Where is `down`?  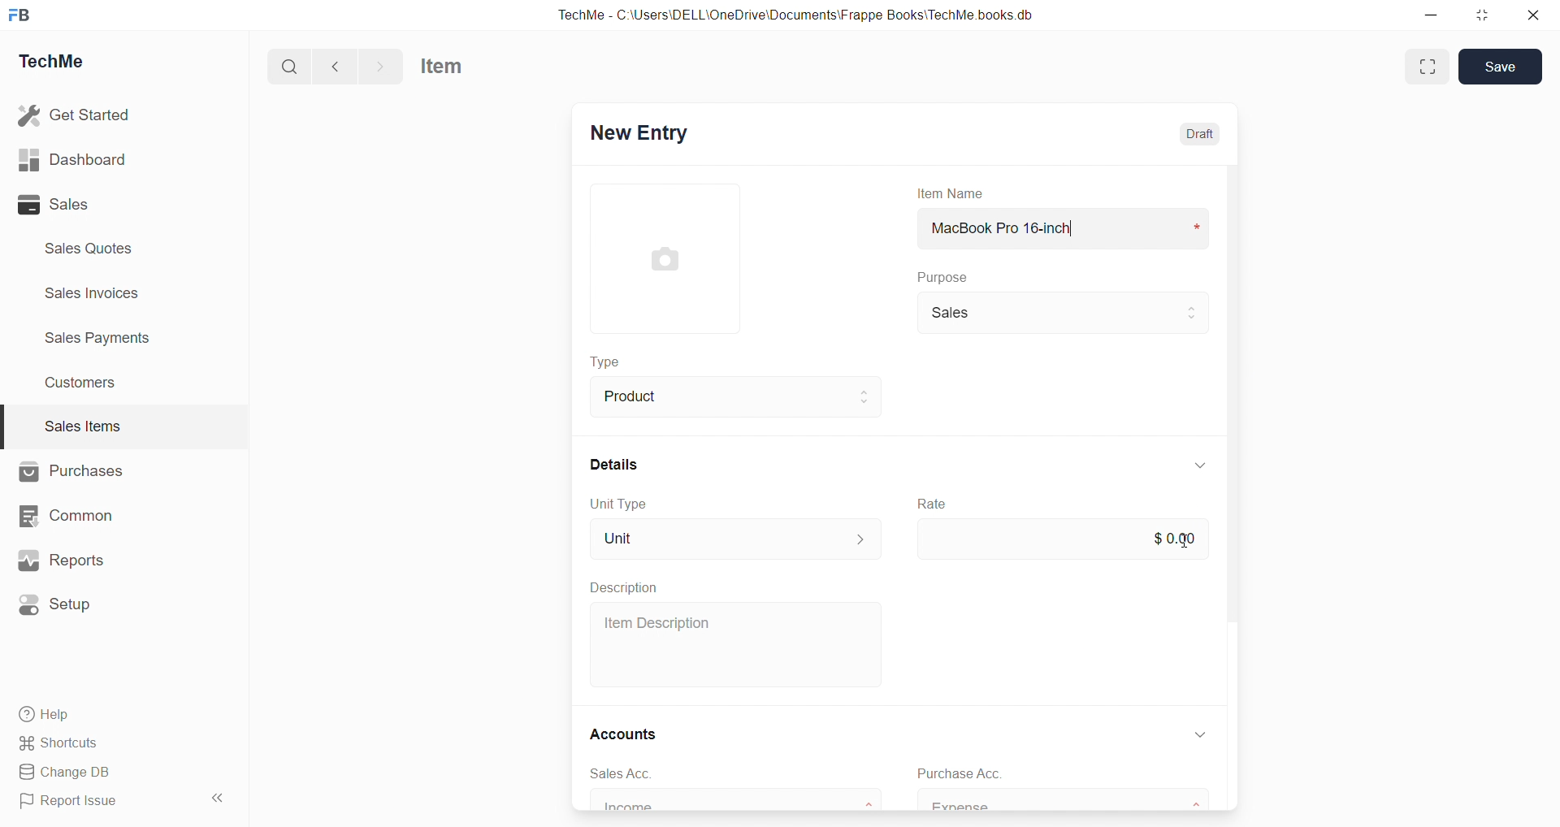 down is located at coordinates (1202, 735).